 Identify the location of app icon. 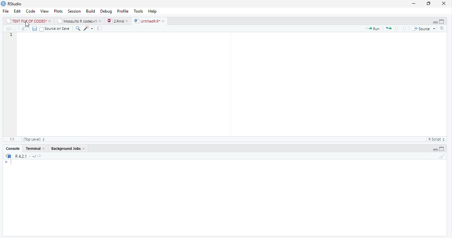
(3, 3).